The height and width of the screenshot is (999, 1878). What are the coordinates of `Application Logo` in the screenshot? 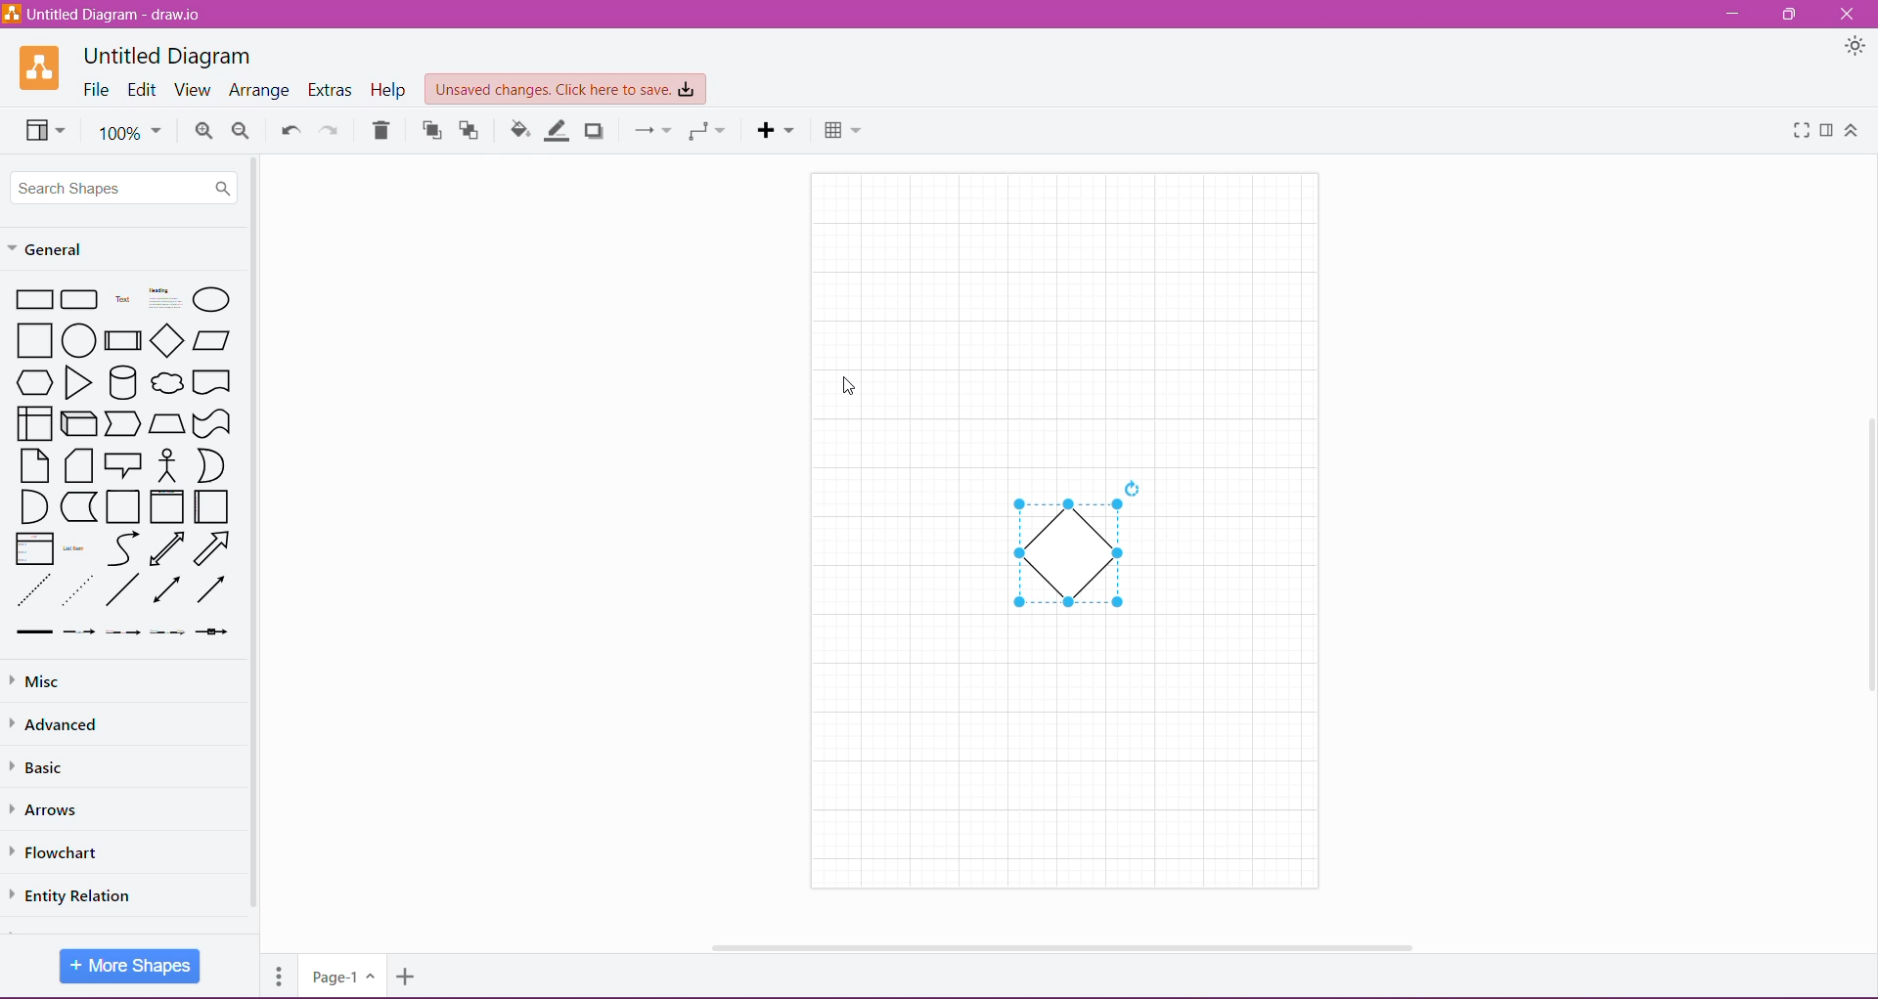 It's located at (38, 67).